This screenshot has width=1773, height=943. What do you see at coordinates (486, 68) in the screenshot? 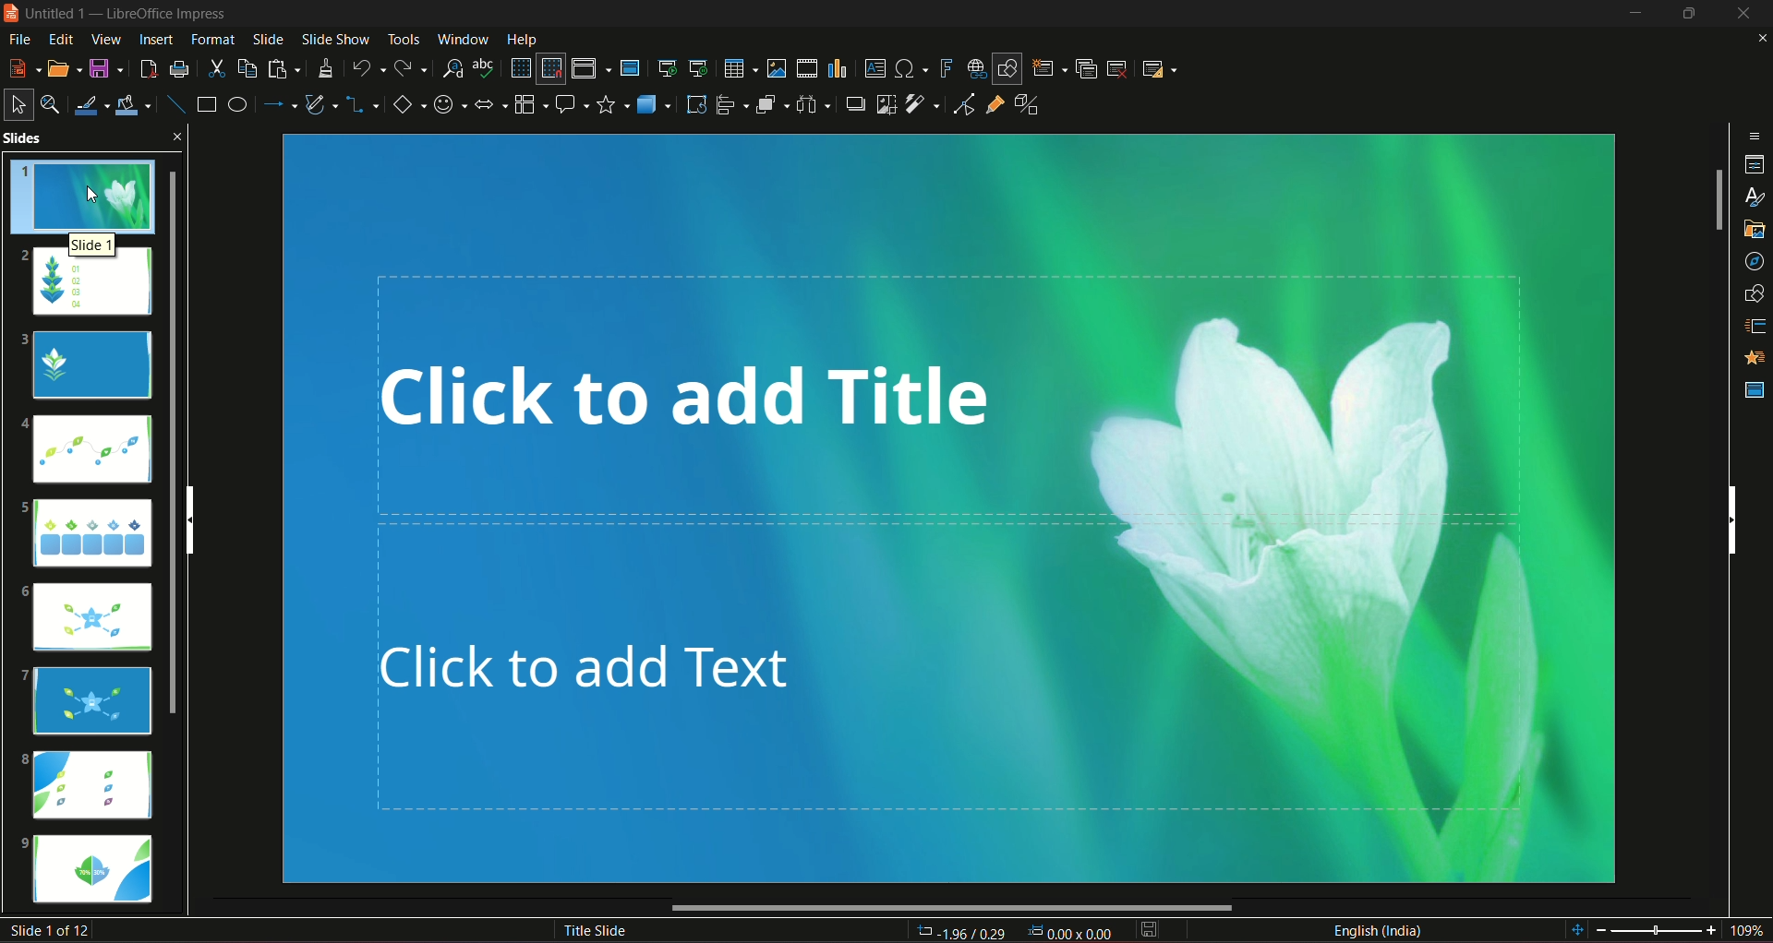
I see `spelling` at bounding box center [486, 68].